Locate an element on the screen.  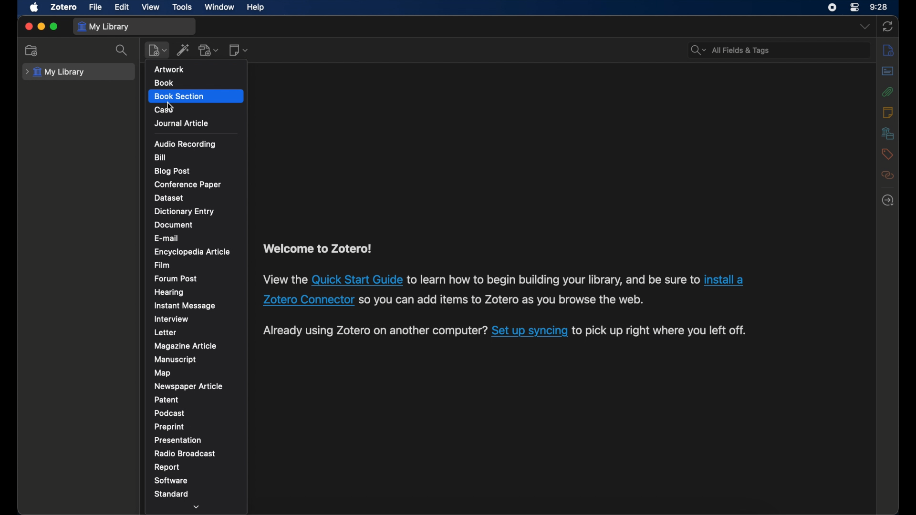
my library is located at coordinates (103, 27).